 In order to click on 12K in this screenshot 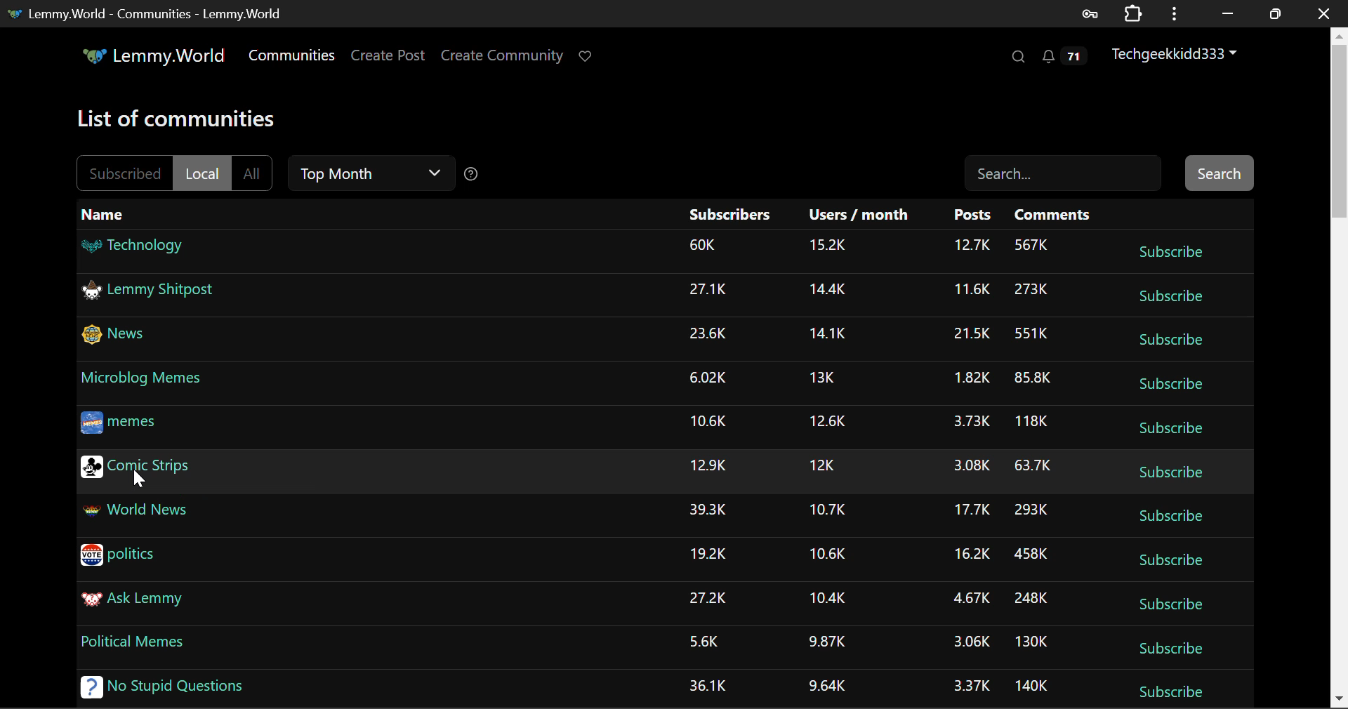, I will do `click(823, 465)`.